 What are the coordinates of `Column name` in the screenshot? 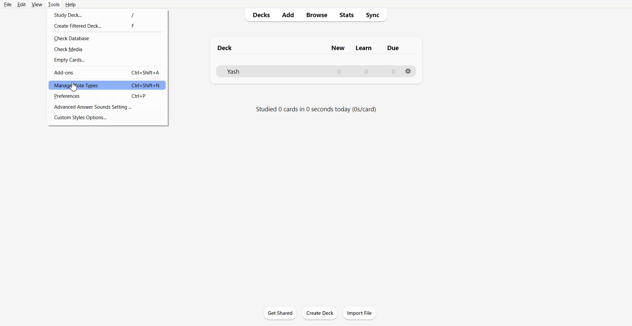 It's located at (364, 48).